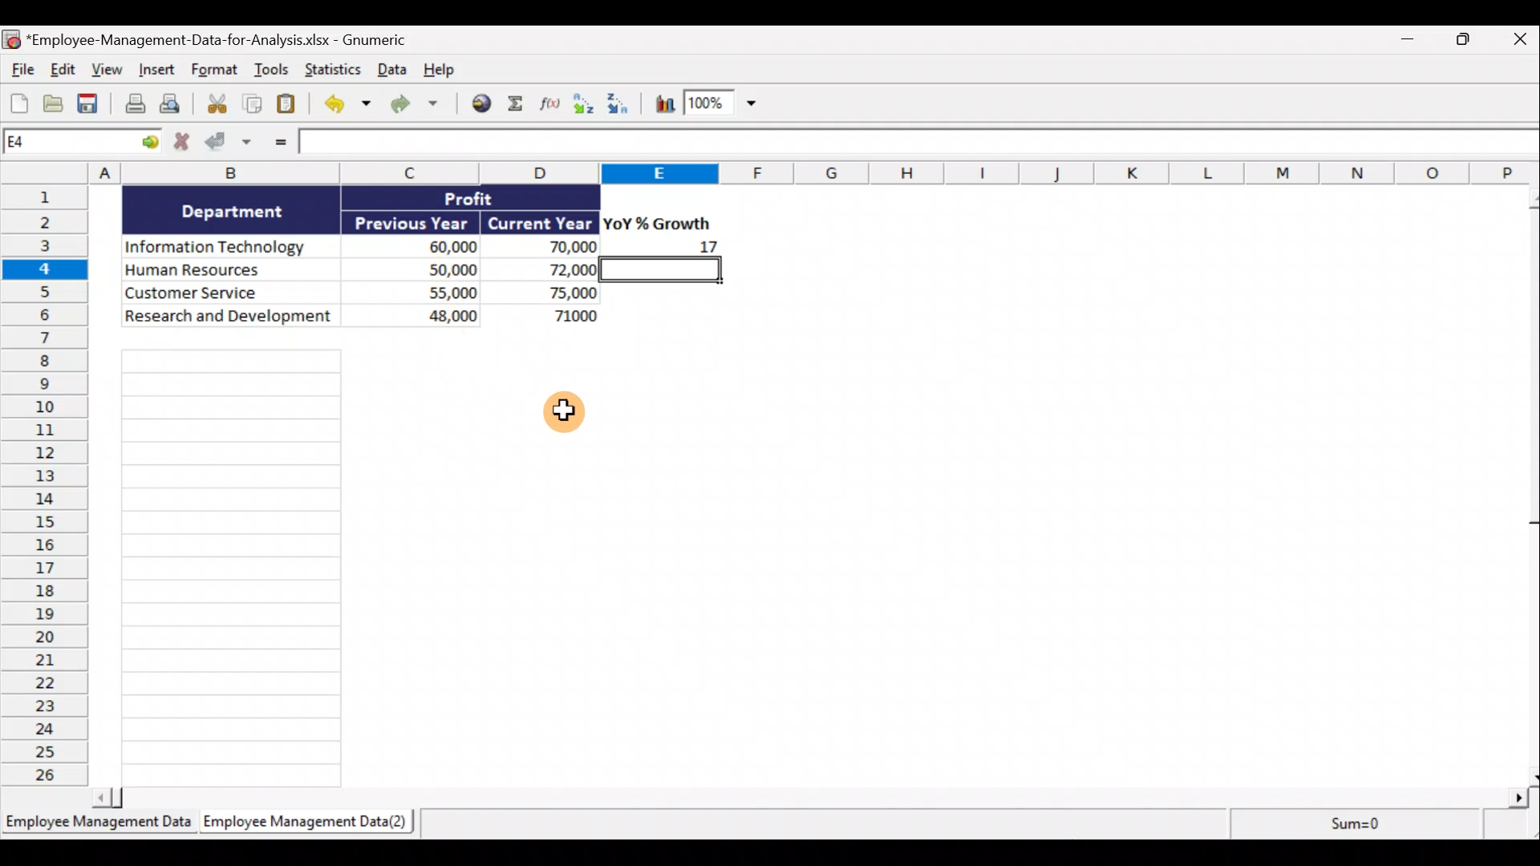 The image size is (1540, 866). What do you see at coordinates (810, 800) in the screenshot?
I see `Scroll bar` at bounding box center [810, 800].